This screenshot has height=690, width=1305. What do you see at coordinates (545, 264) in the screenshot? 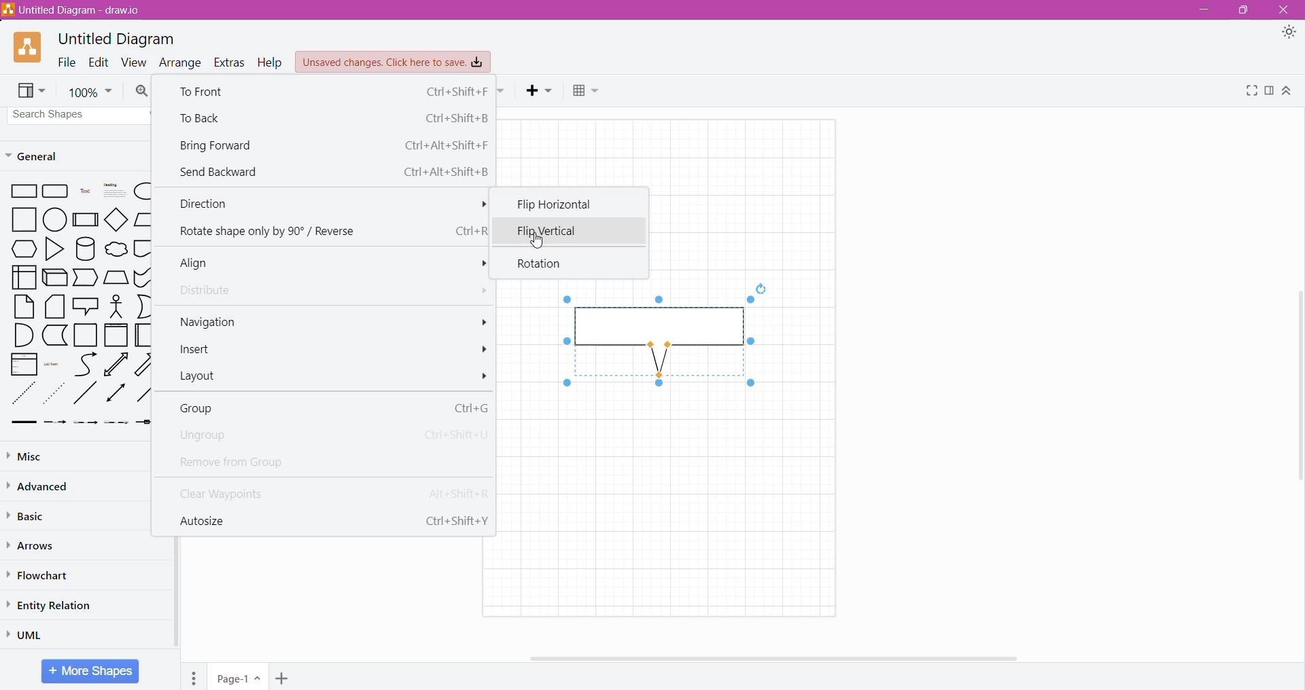
I see `Rotation` at bounding box center [545, 264].